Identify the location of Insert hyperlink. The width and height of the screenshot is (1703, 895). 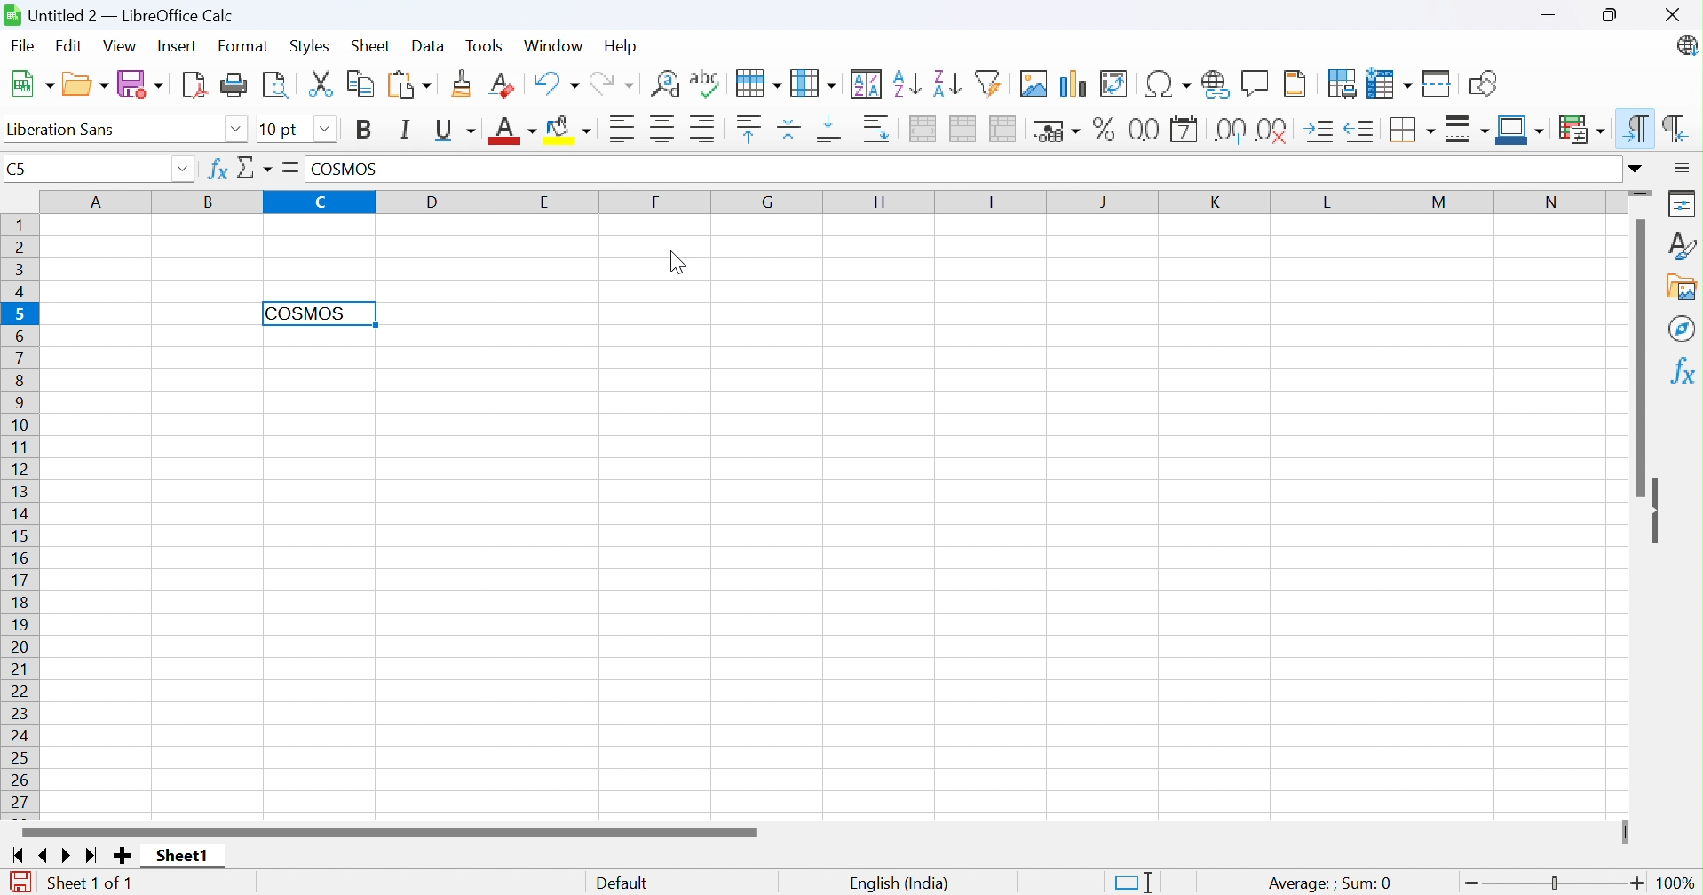
(1215, 84).